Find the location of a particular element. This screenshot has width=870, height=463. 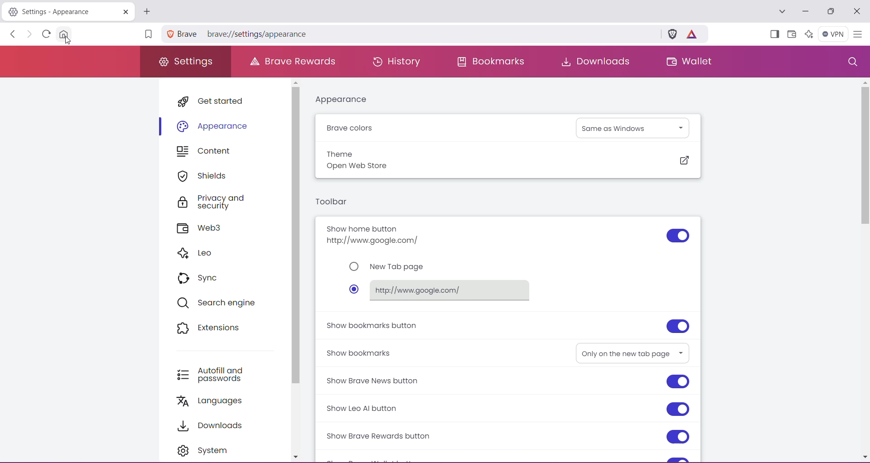

Open the Homepage is located at coordinates (65, 34).